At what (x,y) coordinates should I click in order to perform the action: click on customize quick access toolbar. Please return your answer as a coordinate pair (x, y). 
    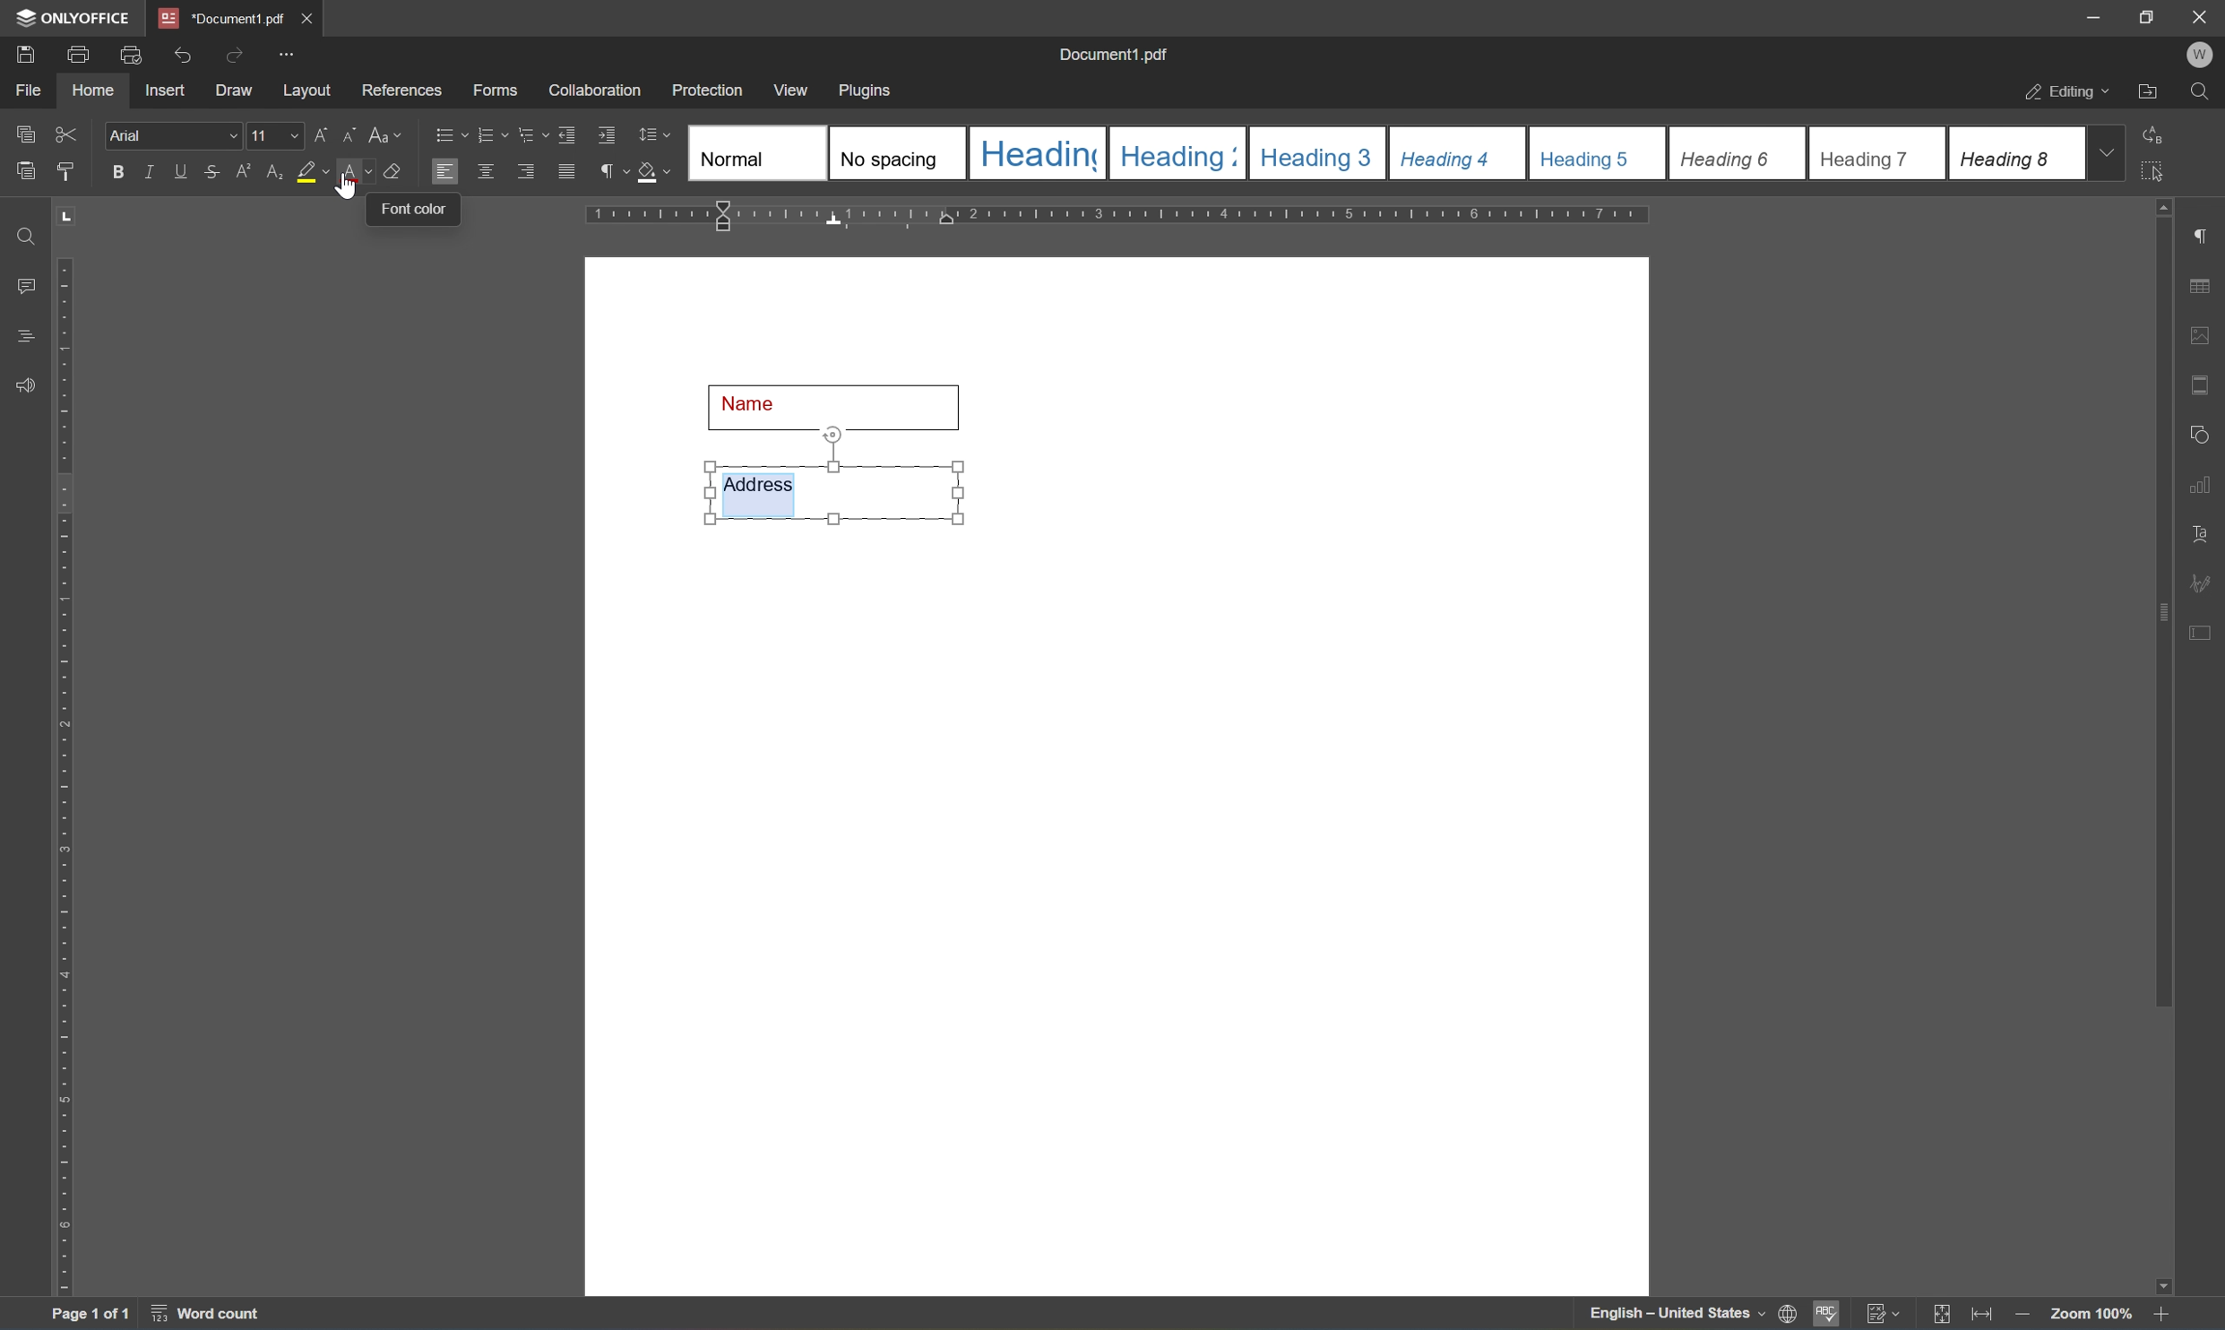
    Looking at the image, I should click on (287, 54).